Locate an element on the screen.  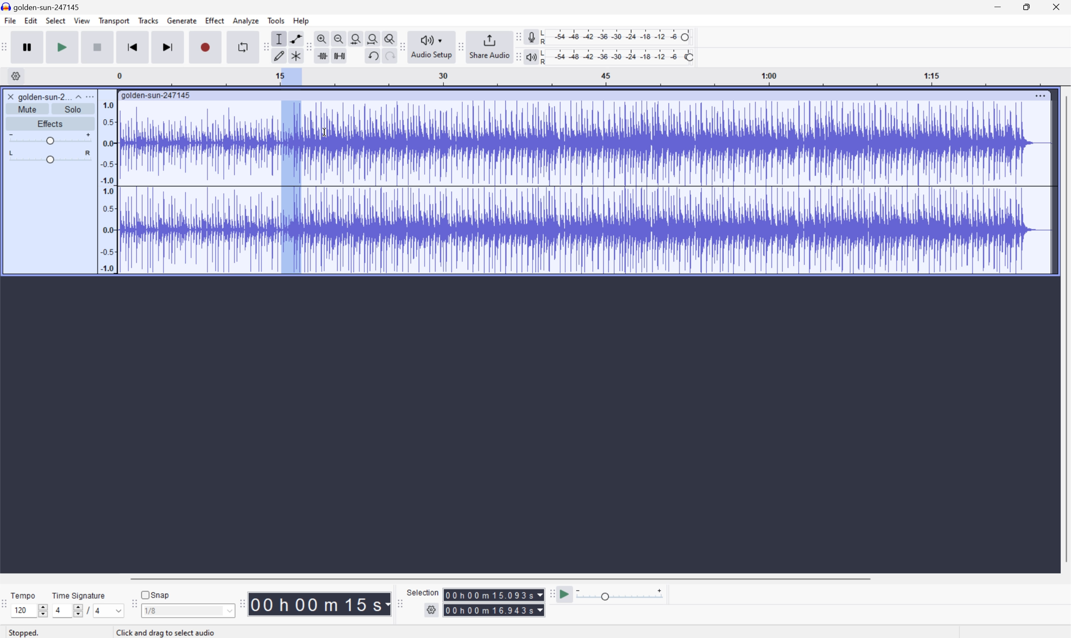
Drop Down is located at coordinates (116, 610).